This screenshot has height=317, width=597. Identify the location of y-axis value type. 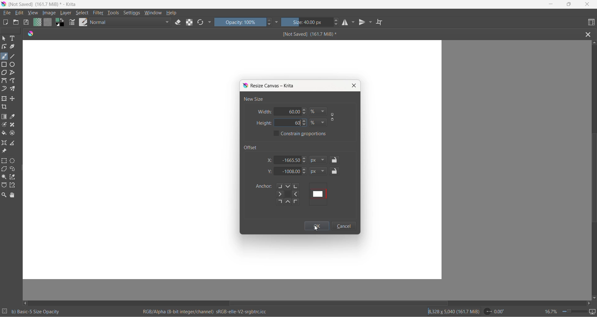
(319, 172).